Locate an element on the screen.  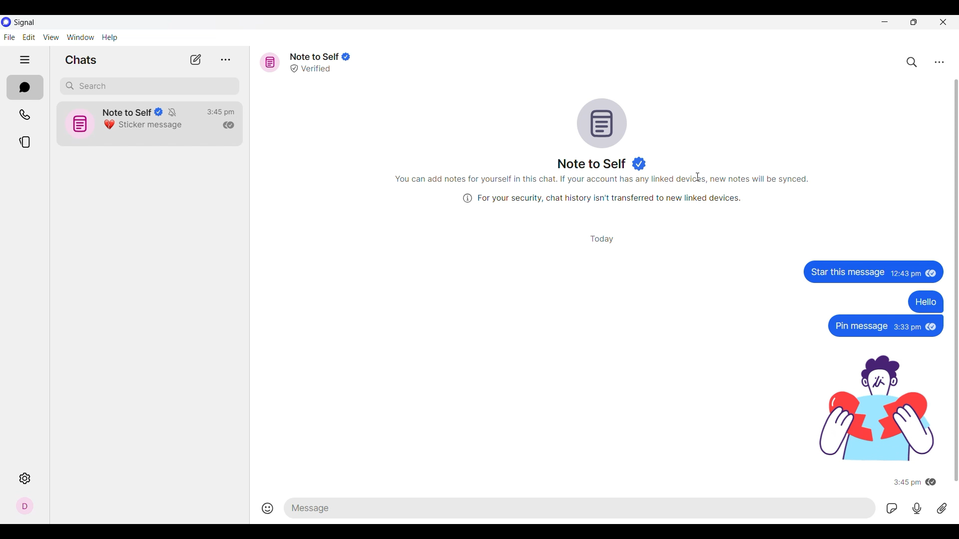
GIFs is located at coordinates (892, 508).